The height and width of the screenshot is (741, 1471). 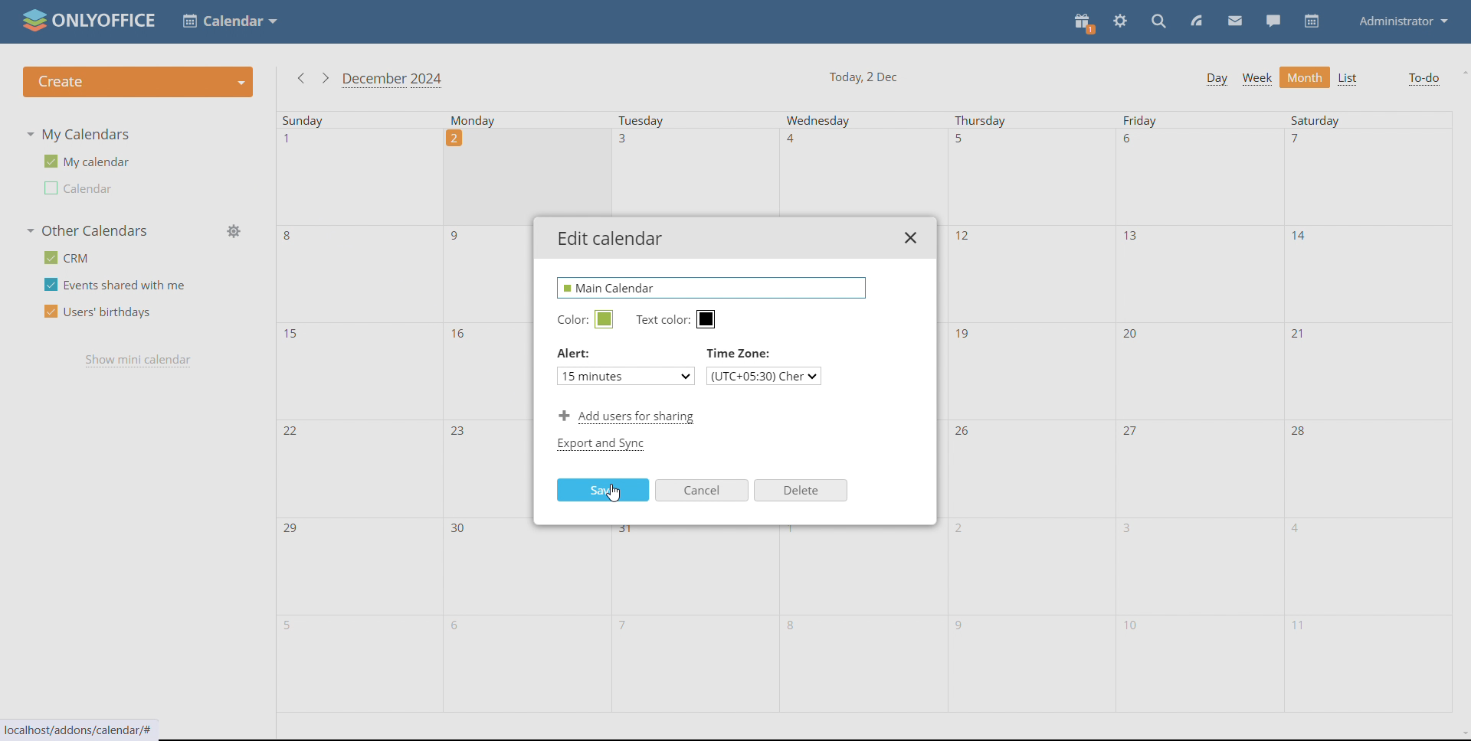 I want to click on list view, so click(x=1348, y=79).